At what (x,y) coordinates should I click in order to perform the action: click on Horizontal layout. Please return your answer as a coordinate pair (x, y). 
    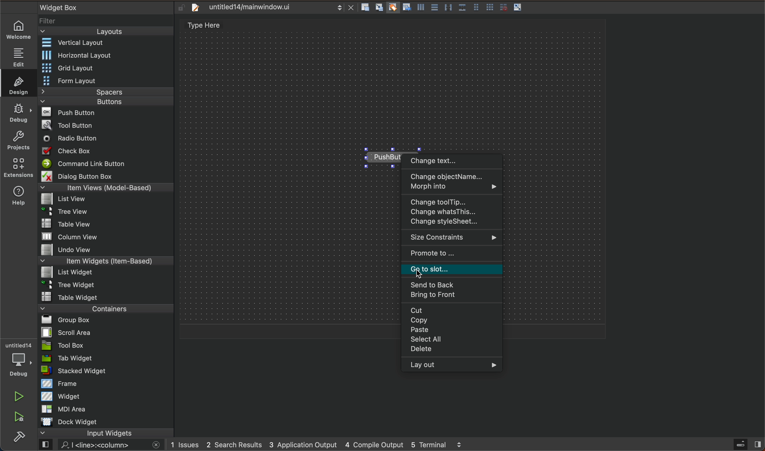
    Looking at the image, I should click on (108, 56).